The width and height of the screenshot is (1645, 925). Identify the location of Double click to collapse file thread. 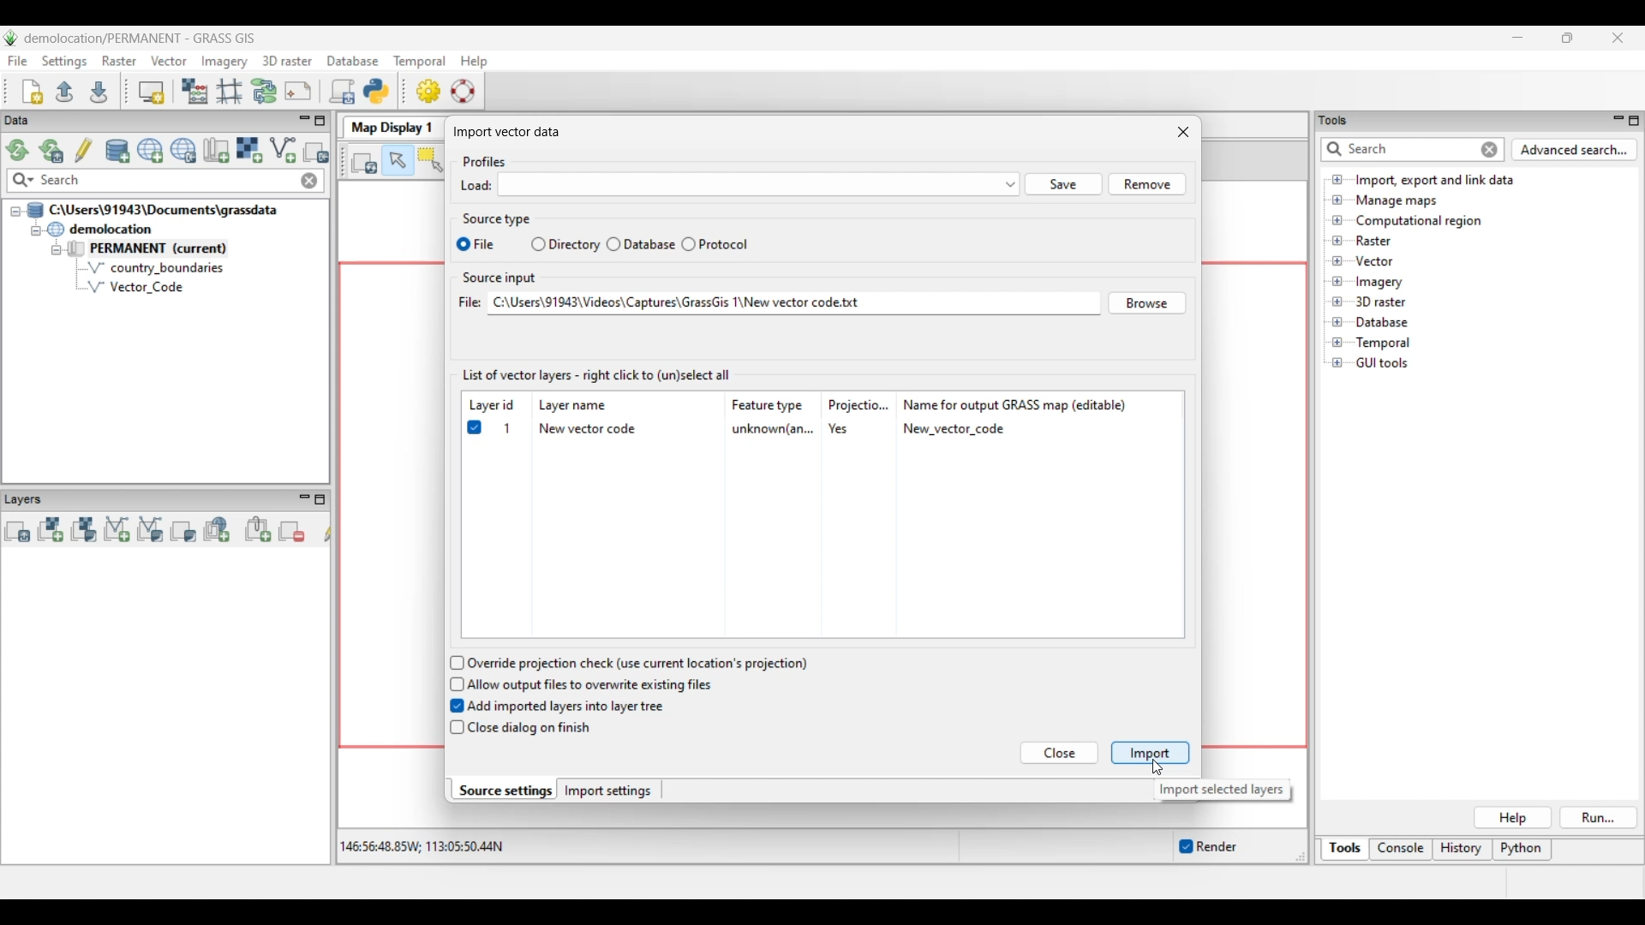
(153, 210).